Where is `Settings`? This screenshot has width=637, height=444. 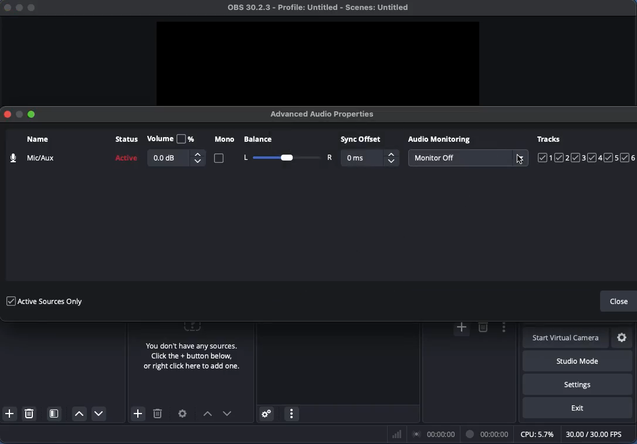
Settings is located at coordinates (183, 414).